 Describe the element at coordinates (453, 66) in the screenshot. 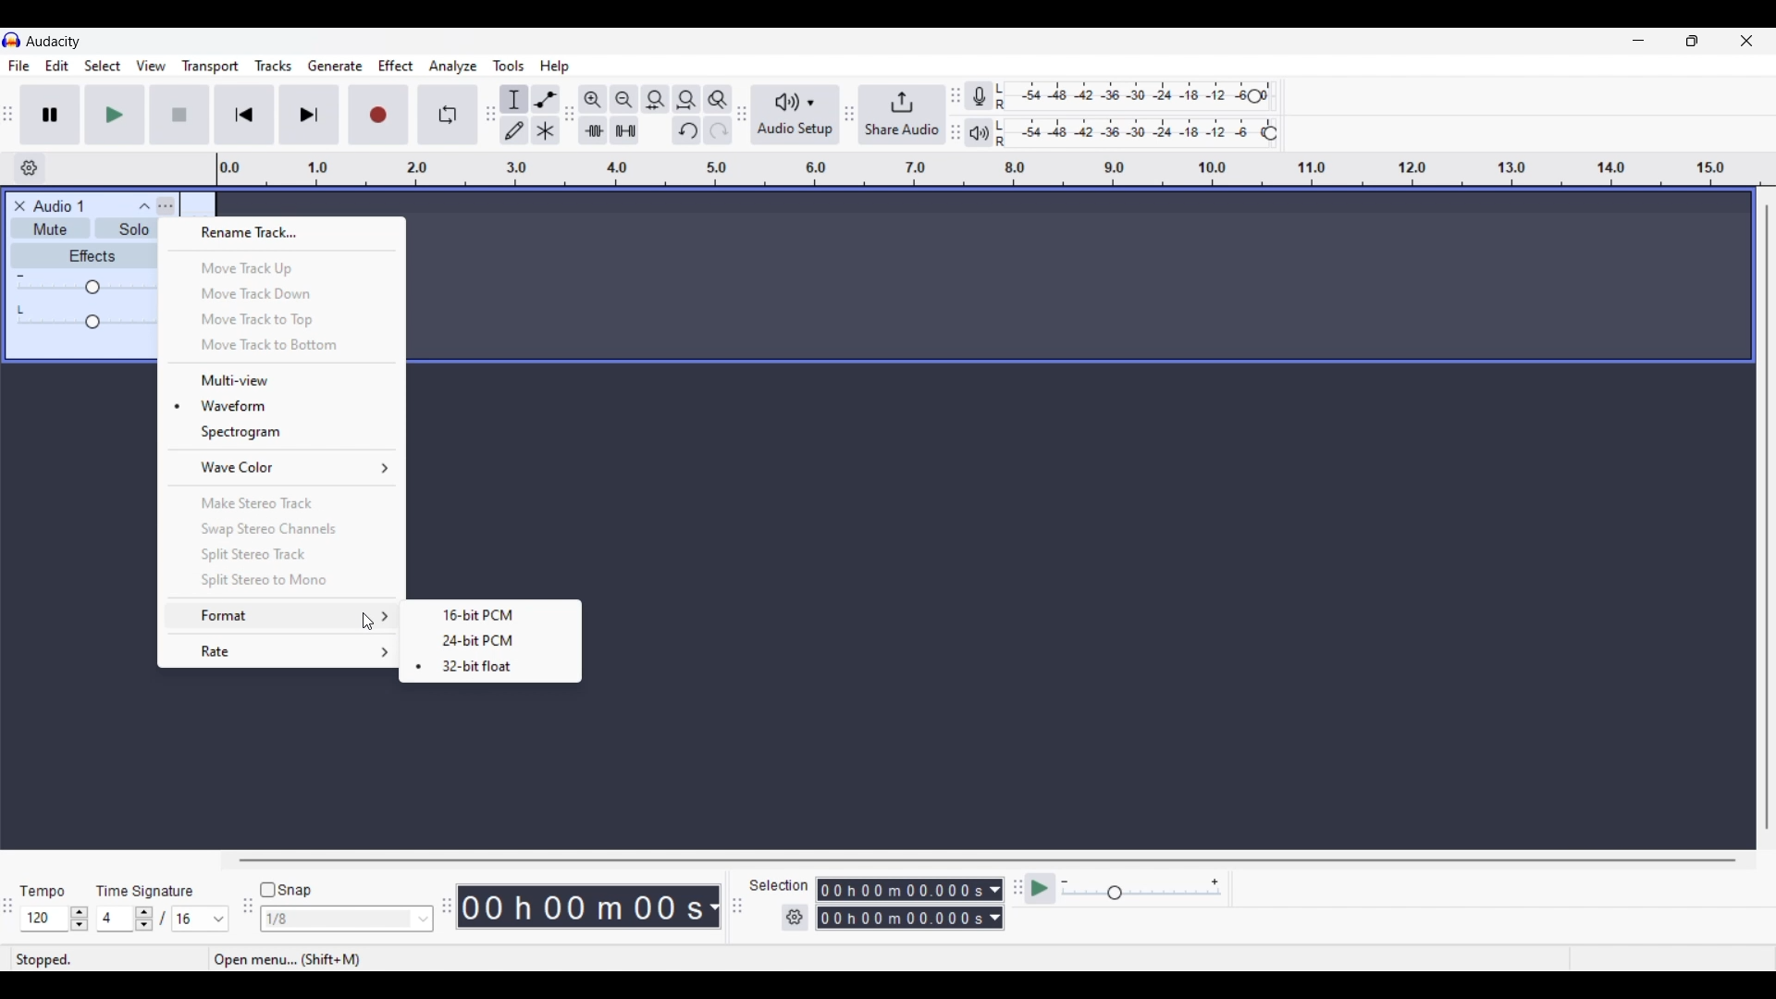

I see `Analyze menu` at that location.